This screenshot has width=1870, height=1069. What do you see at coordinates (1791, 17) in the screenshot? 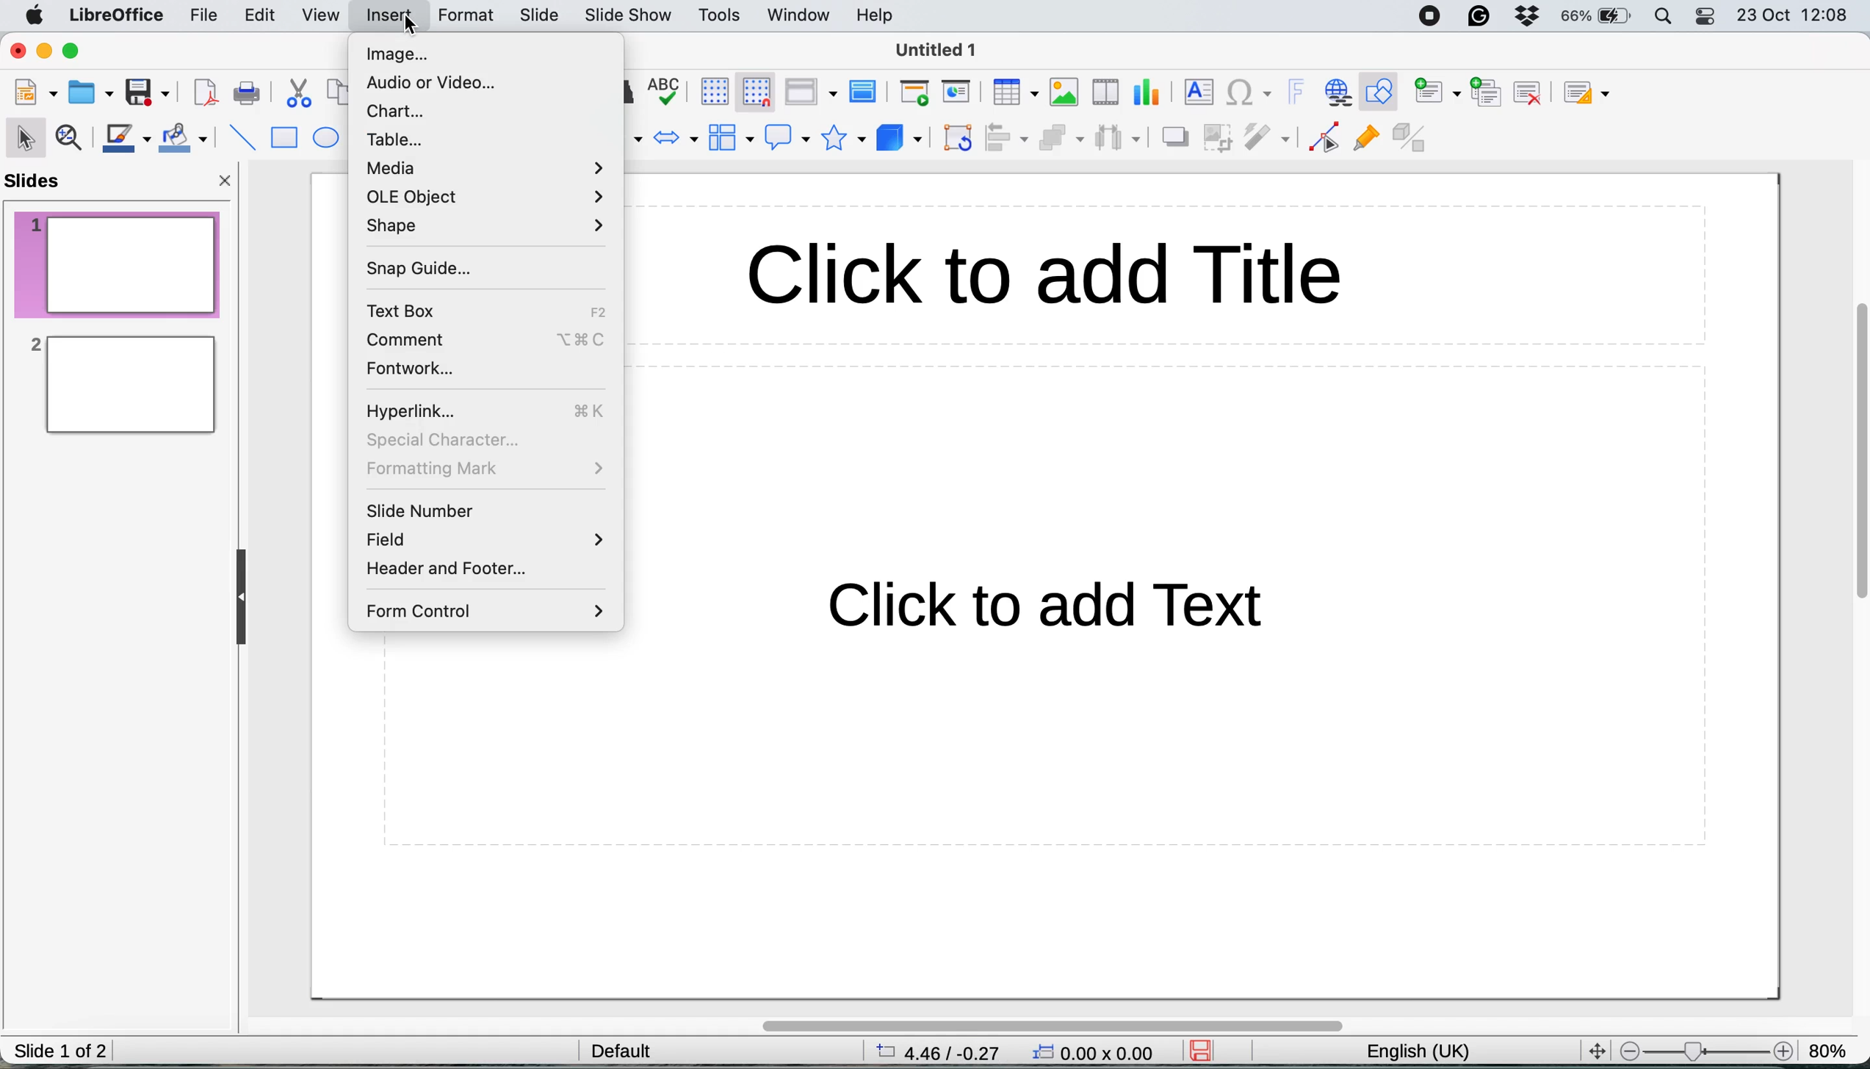
I see `23 oct 12:08` at bounding box center [1791, 17].